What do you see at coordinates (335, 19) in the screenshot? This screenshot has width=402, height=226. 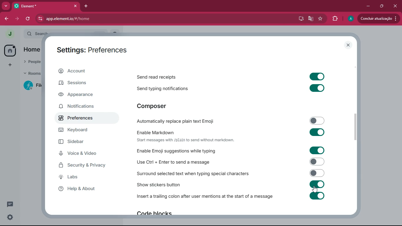 I see `extensions` at bounding box center [335, 19].